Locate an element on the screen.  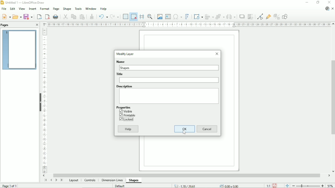
Format is located at coordinates (44, 9).